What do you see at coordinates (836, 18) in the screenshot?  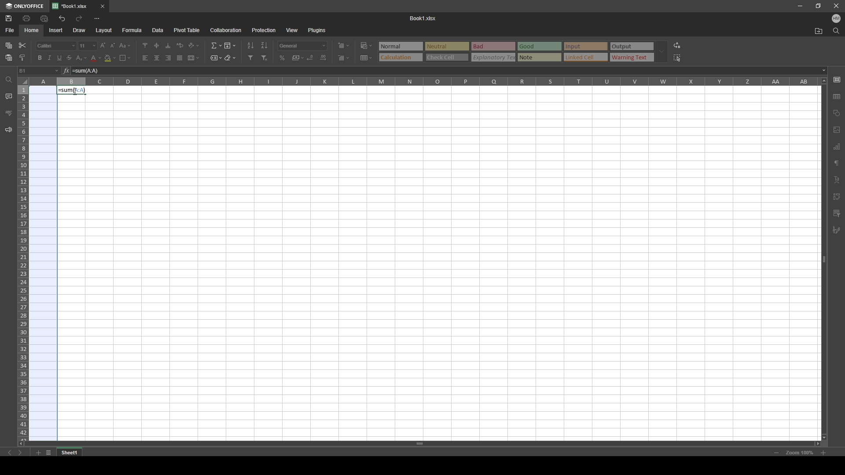 I see `profile` at bounding box center [836, 18].